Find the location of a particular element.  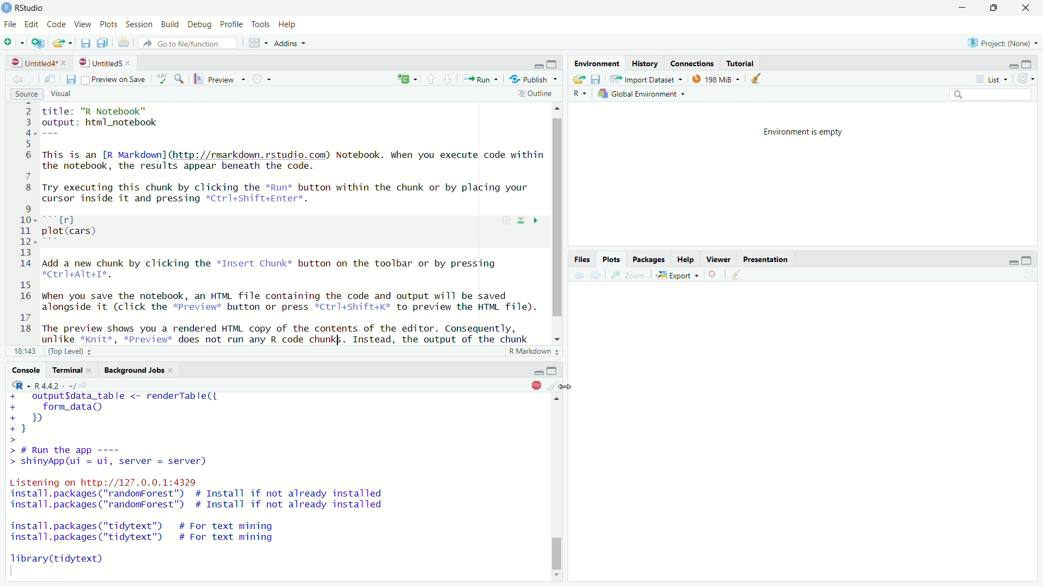

C Add menu is located at coordinates (407, 79).